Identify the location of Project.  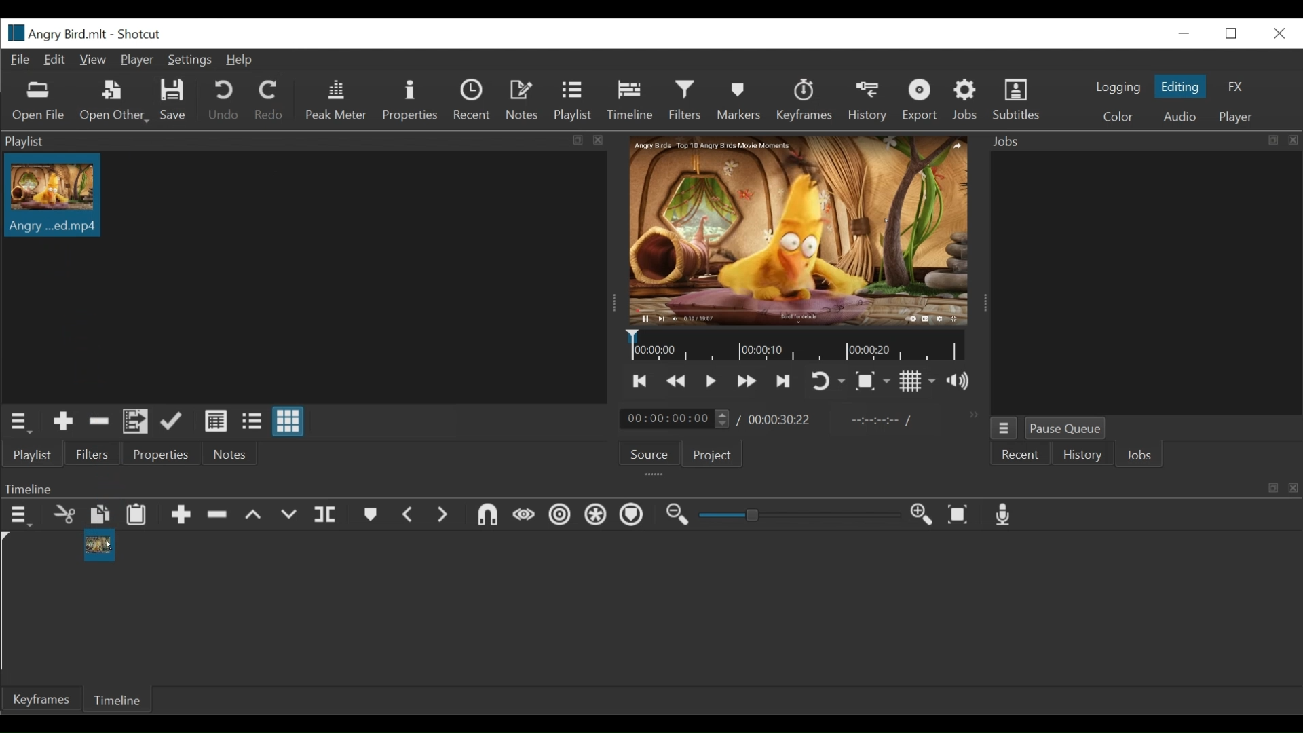
(715, 454).